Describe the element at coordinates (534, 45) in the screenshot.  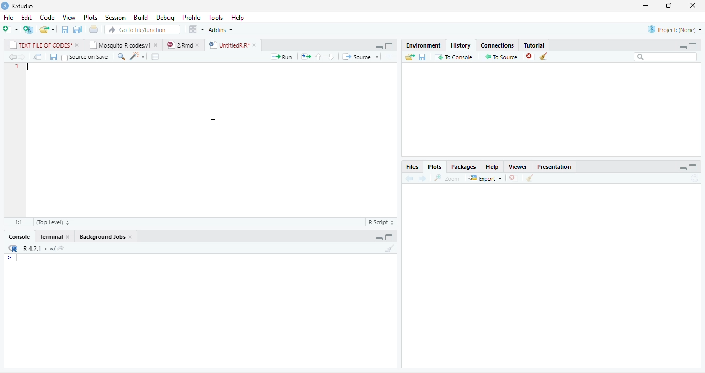
I see `Tutorial` at that location.